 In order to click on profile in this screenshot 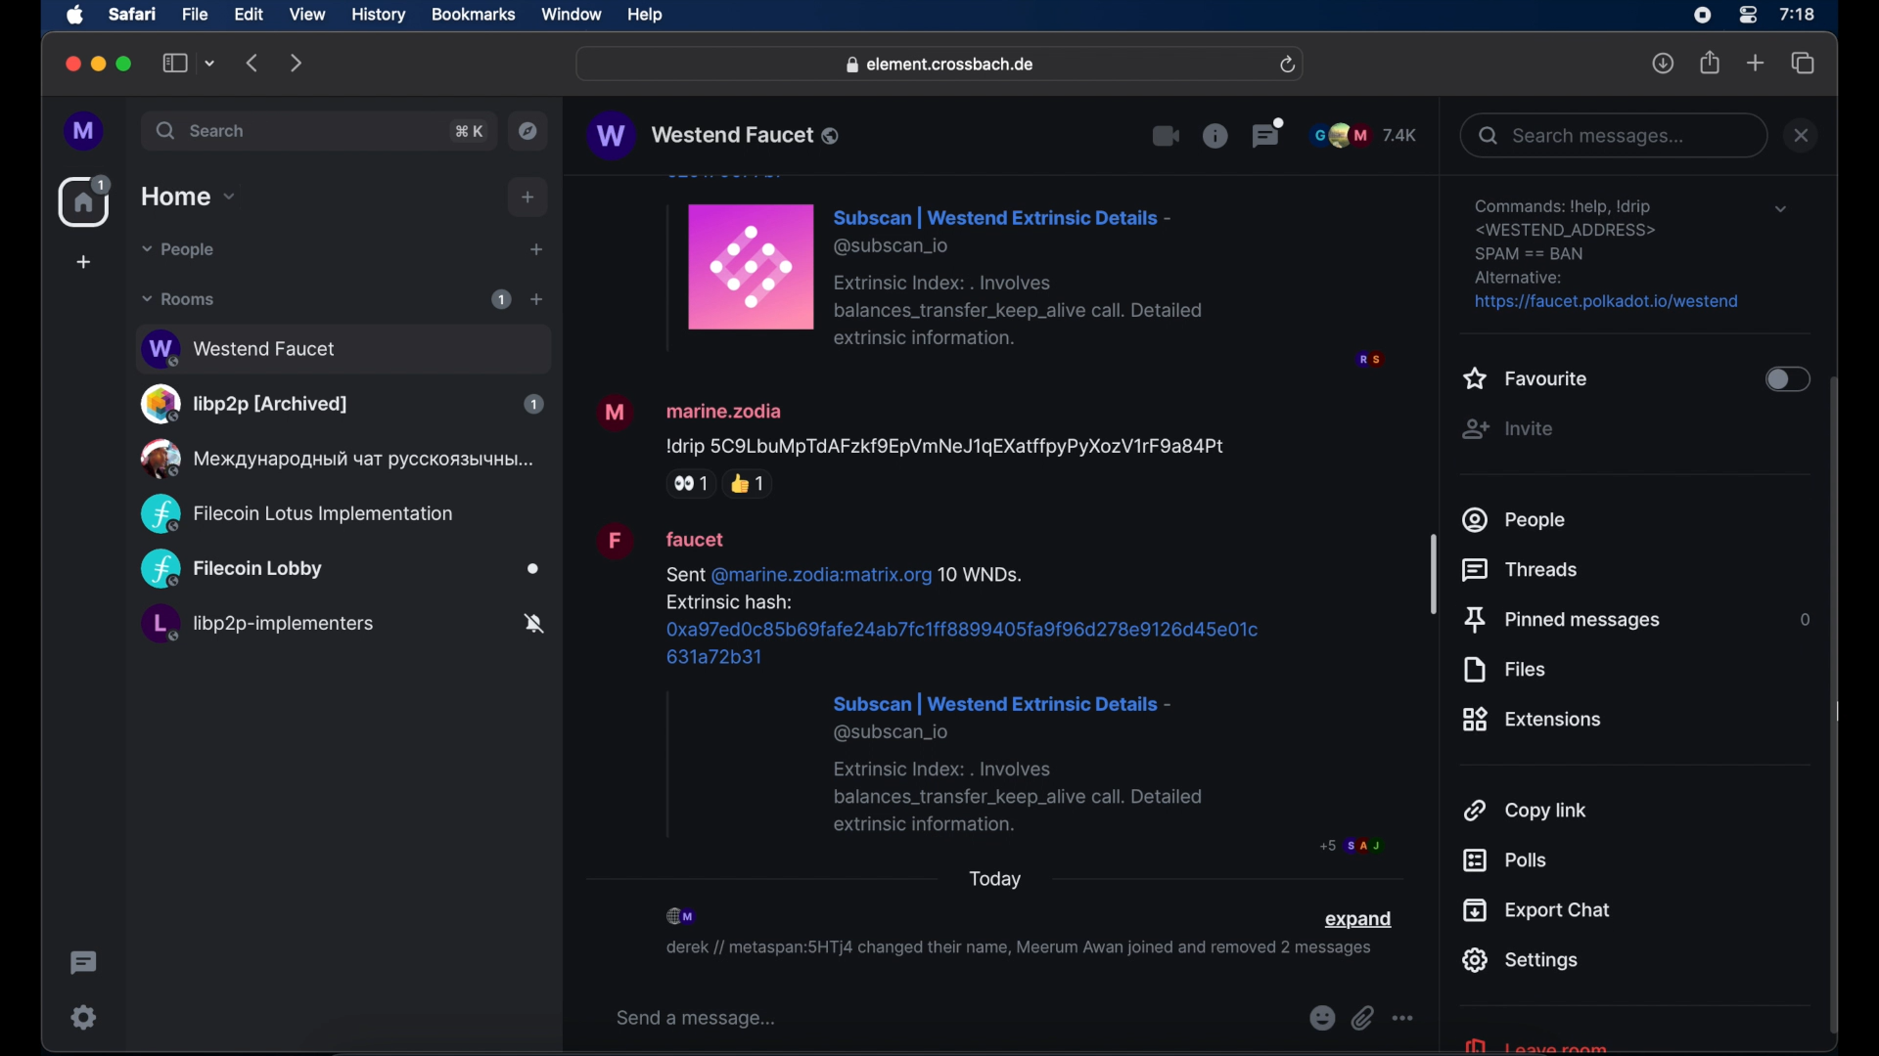, I will do `click(85, 132)`.